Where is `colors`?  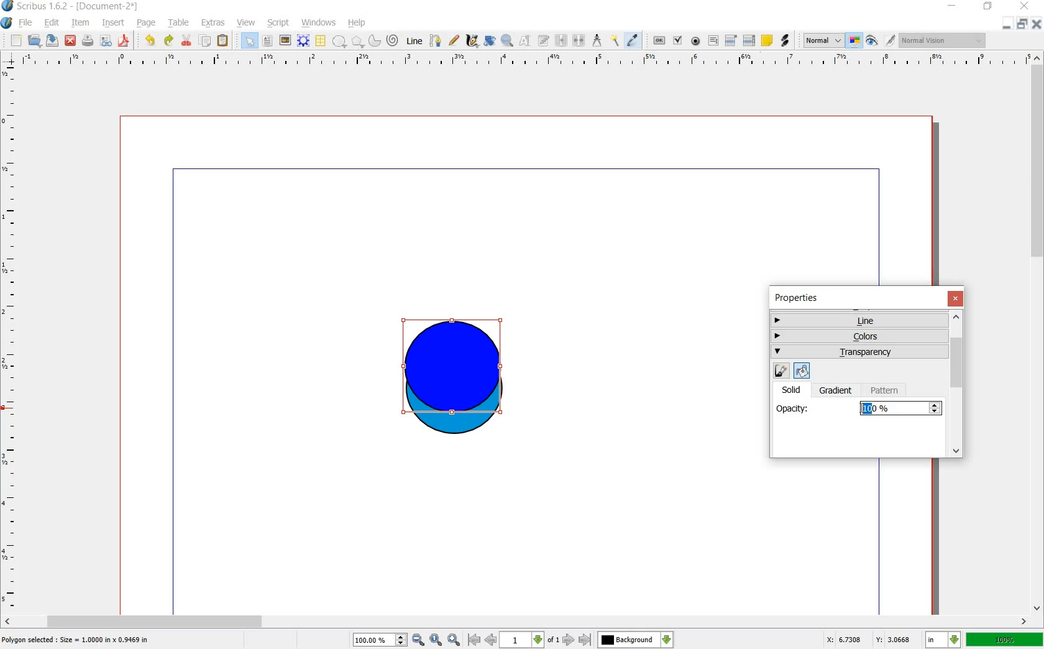 colors is located at coordinates (860, 334).